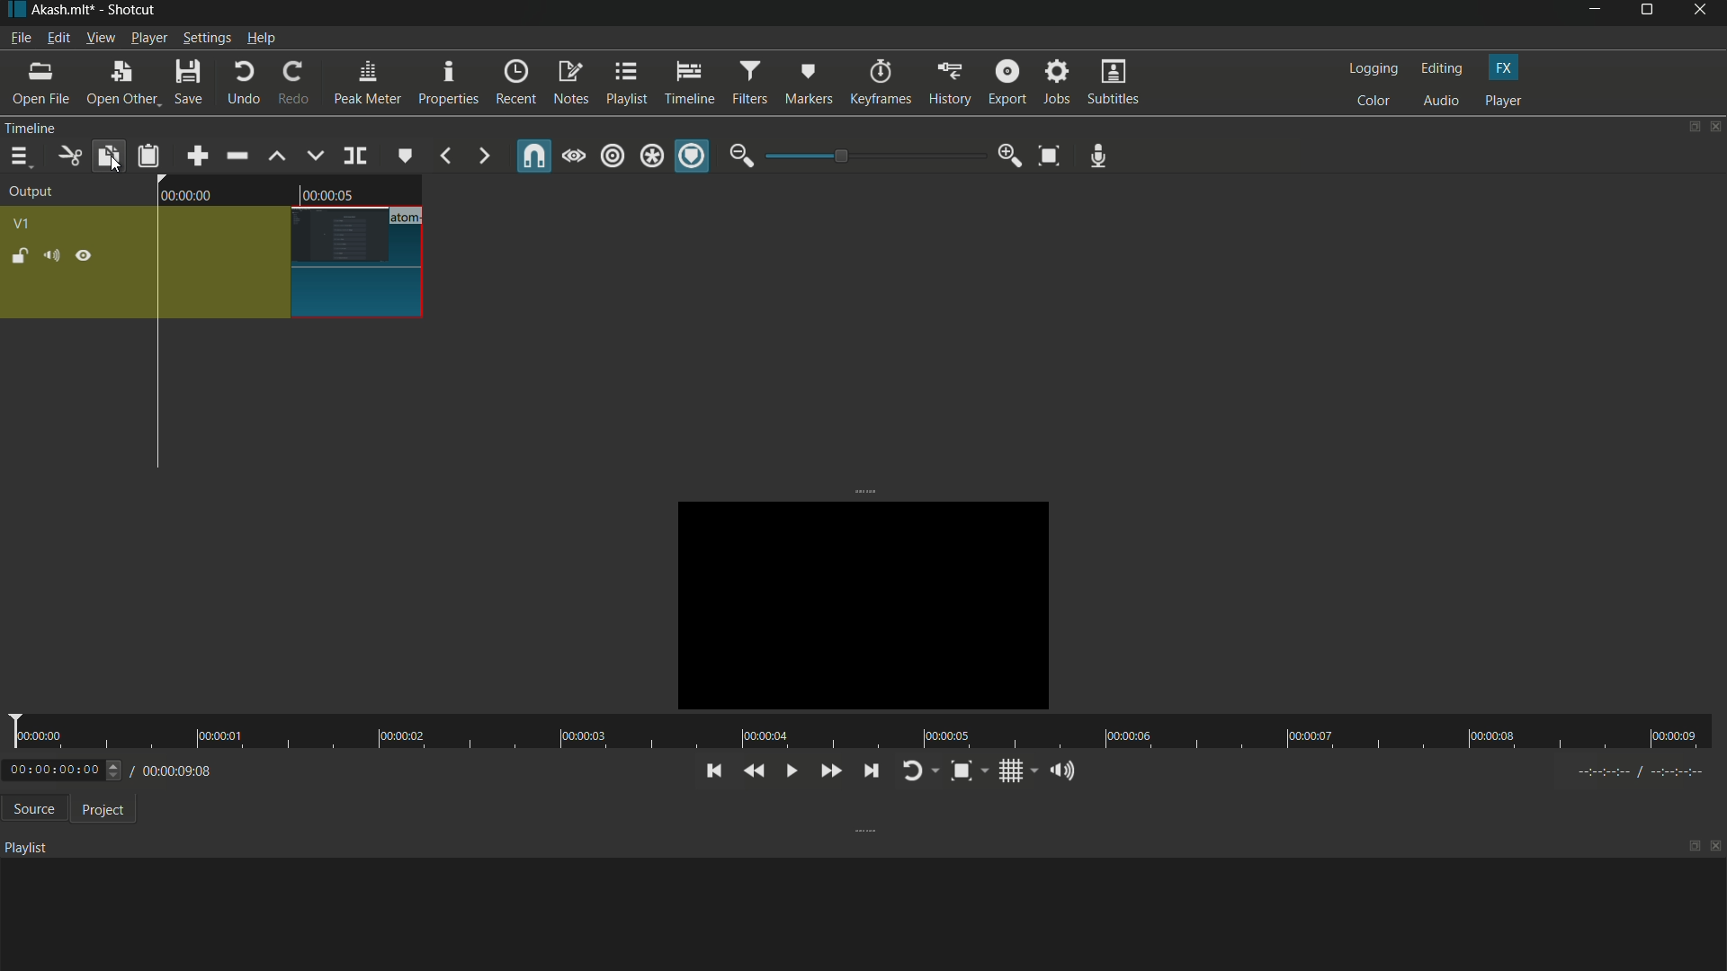  What do you see at coordinates (1504, 101) in the screenshot?
I see `player` at bounding box center [1504, 101].